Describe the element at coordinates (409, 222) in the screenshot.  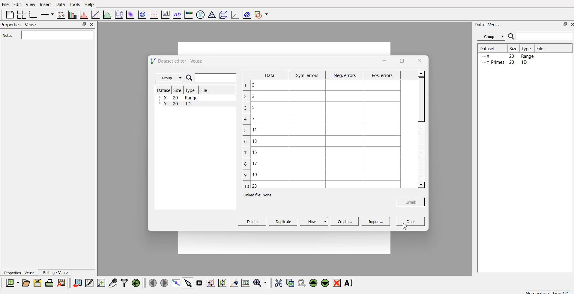
I see `close` at that location.